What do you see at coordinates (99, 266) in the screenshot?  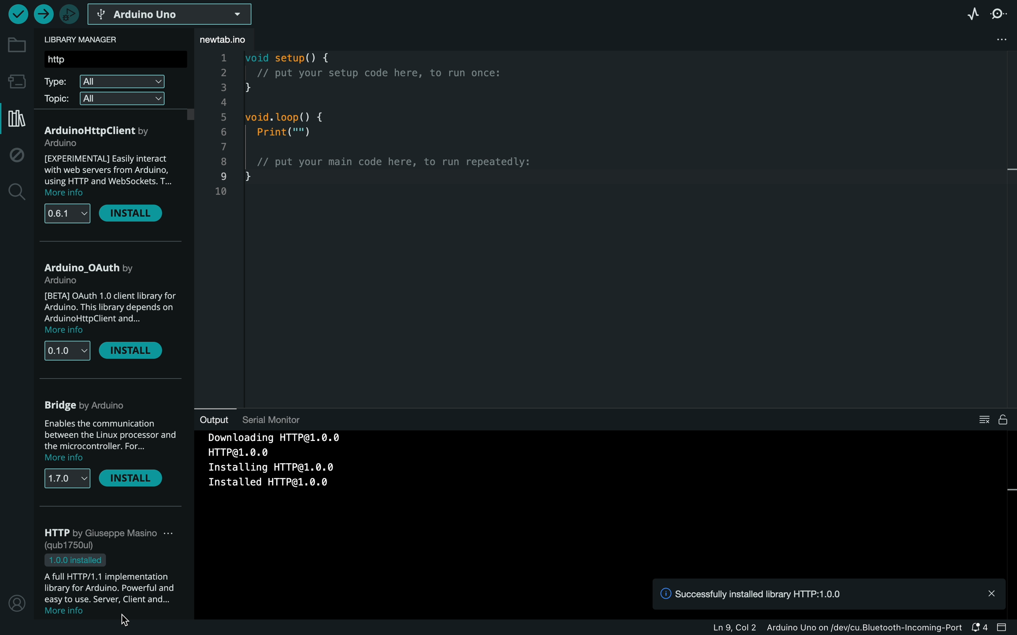 I see `Alplc_PMC` at bounding box center [99, 266].